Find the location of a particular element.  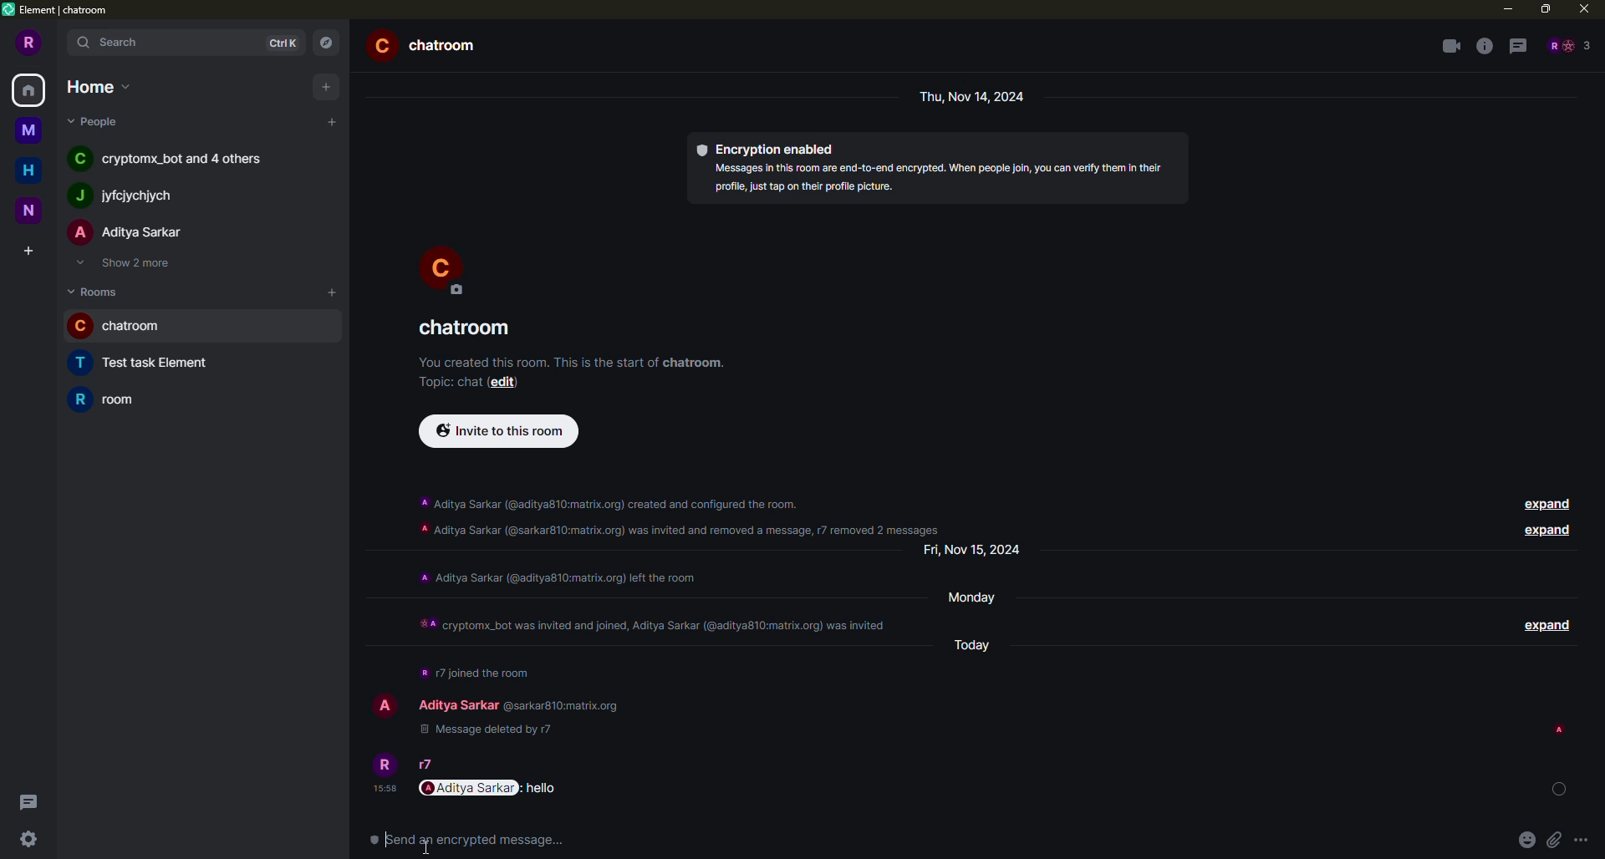

people is located at coordinates (123, 196).